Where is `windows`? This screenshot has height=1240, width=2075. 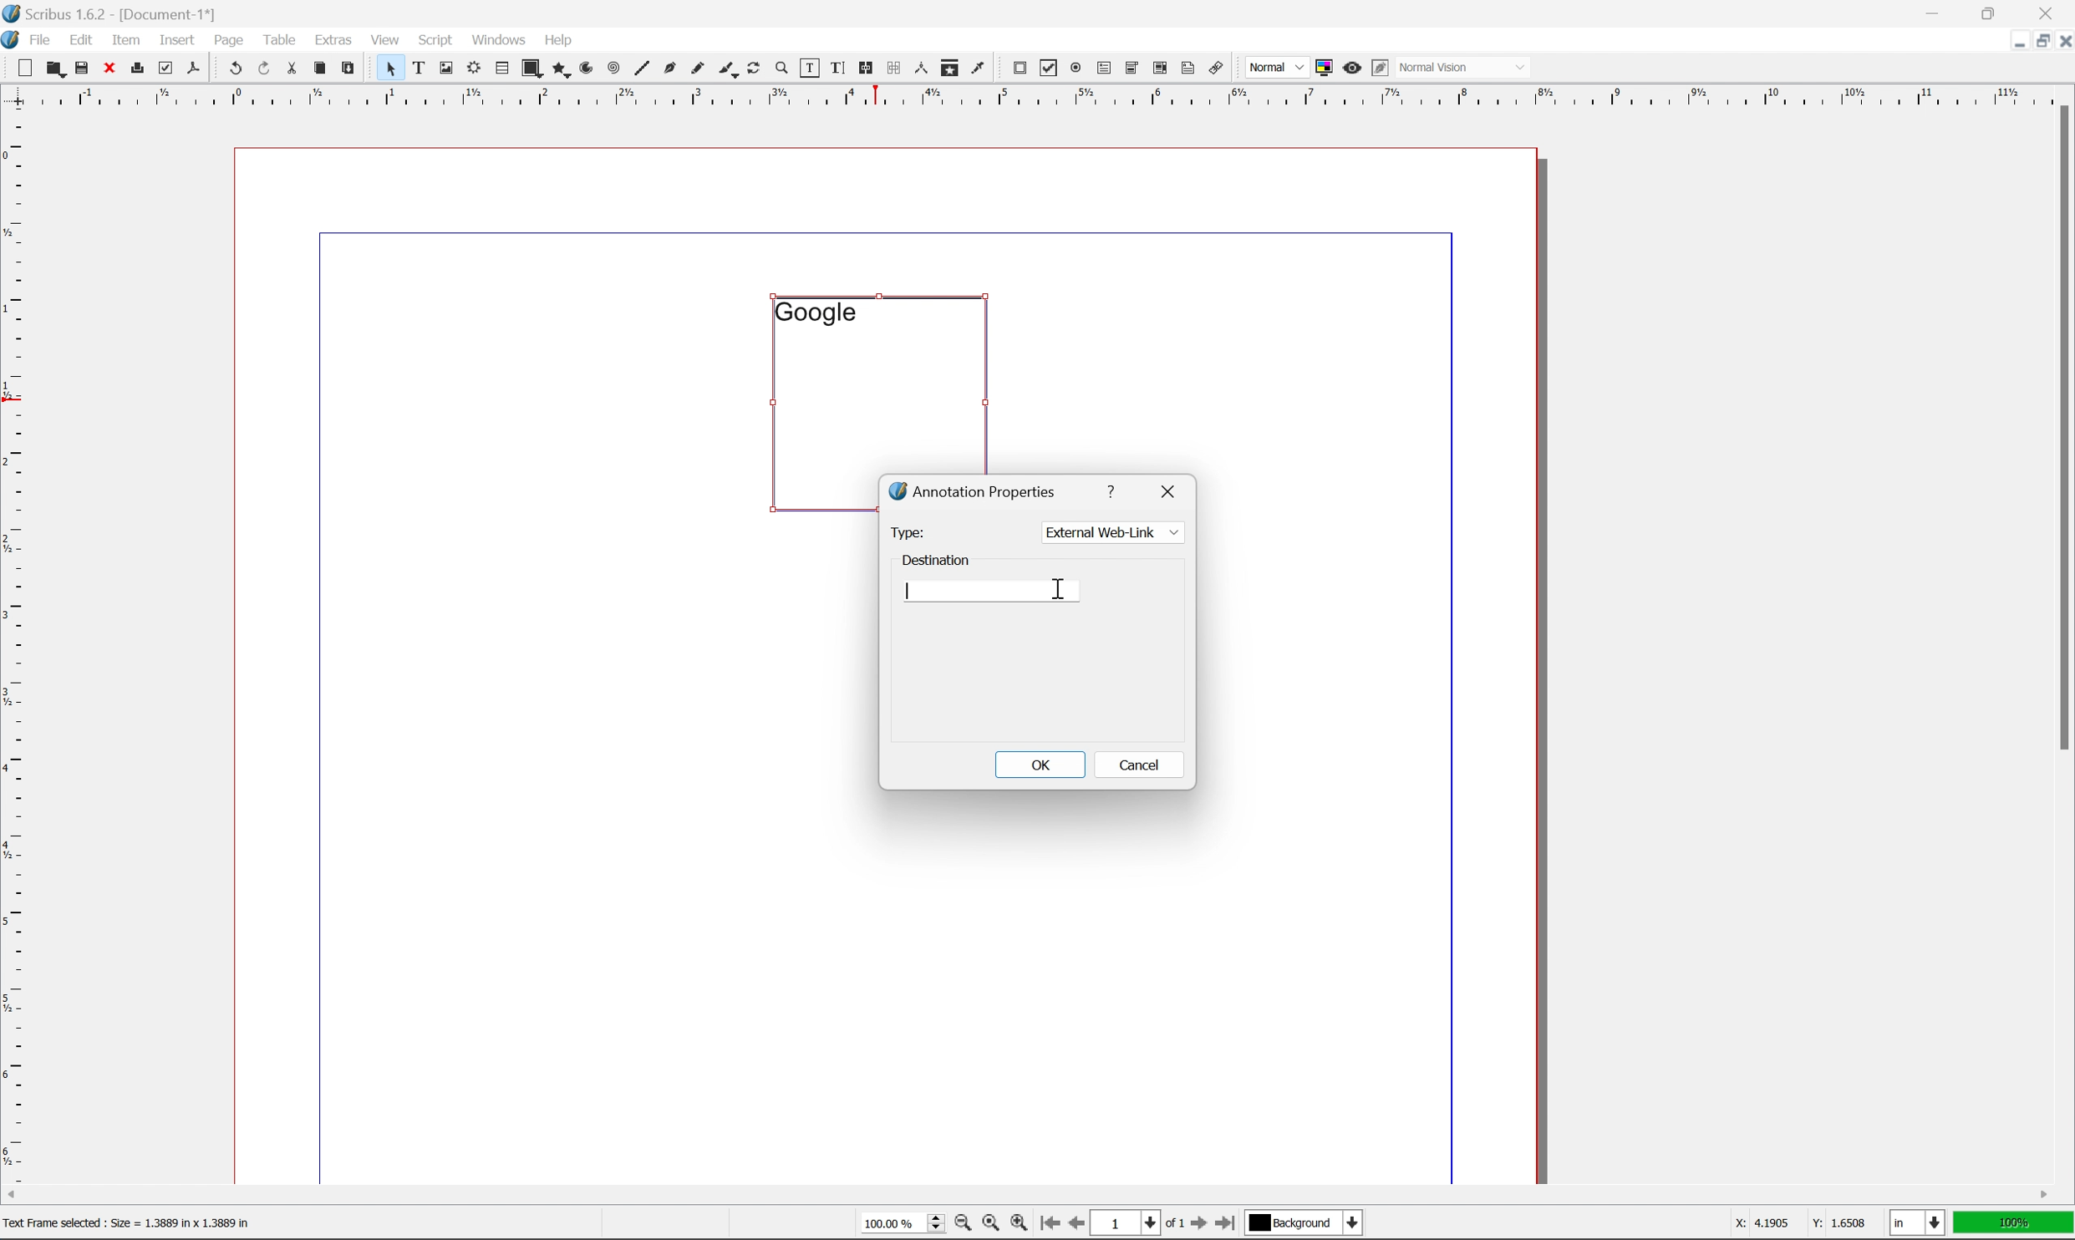 windows is located at coordinates (501, 38).